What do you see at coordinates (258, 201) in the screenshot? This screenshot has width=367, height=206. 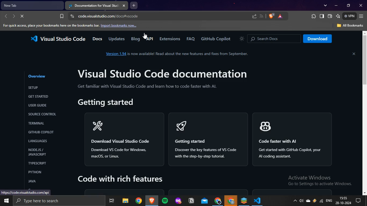 I see `VScode` at bounding box center [258, 201].